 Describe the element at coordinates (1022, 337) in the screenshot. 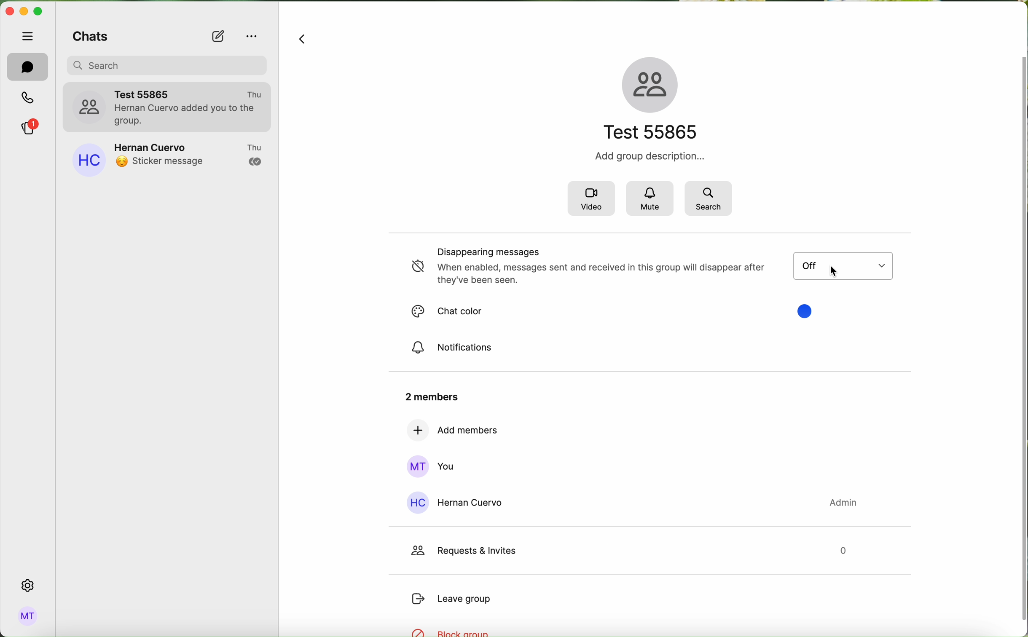

I see `vertical scrollbar` at that location.